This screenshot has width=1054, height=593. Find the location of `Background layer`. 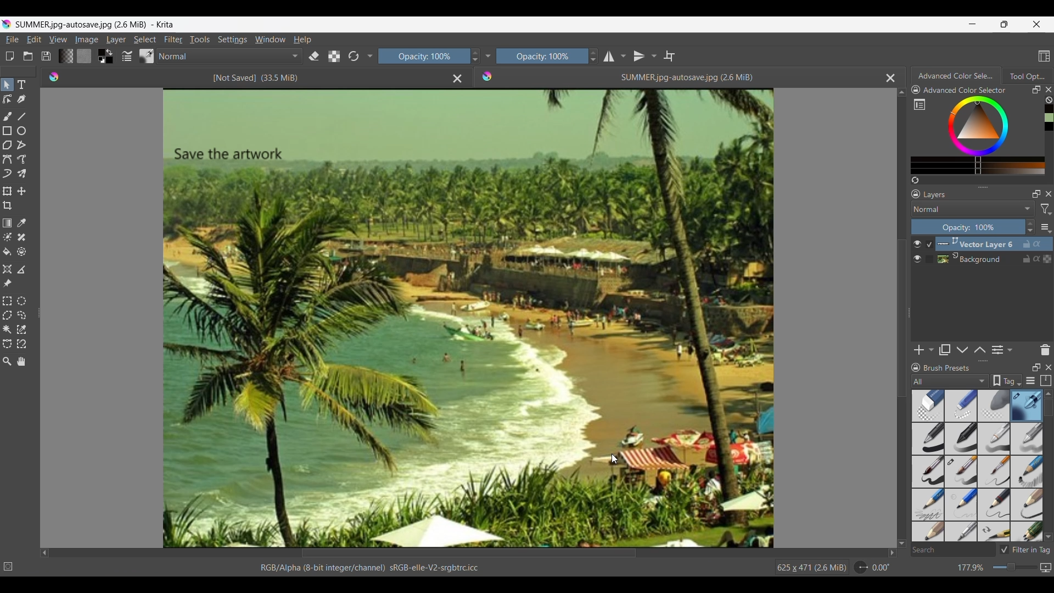

Background layer is located at coordinates (994, 259).